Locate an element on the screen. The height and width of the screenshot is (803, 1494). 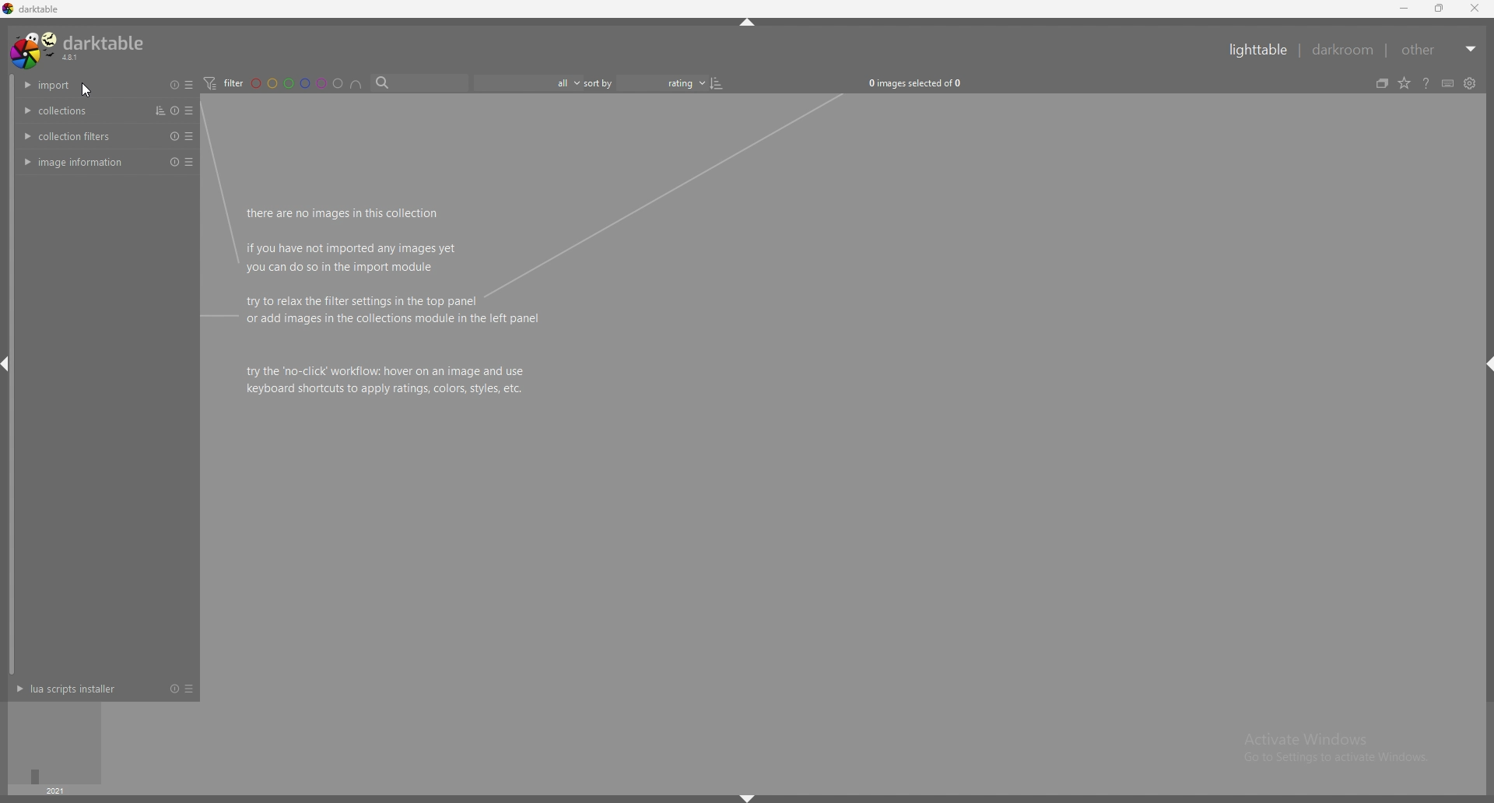
color labels is located at coordinates (296, 83).